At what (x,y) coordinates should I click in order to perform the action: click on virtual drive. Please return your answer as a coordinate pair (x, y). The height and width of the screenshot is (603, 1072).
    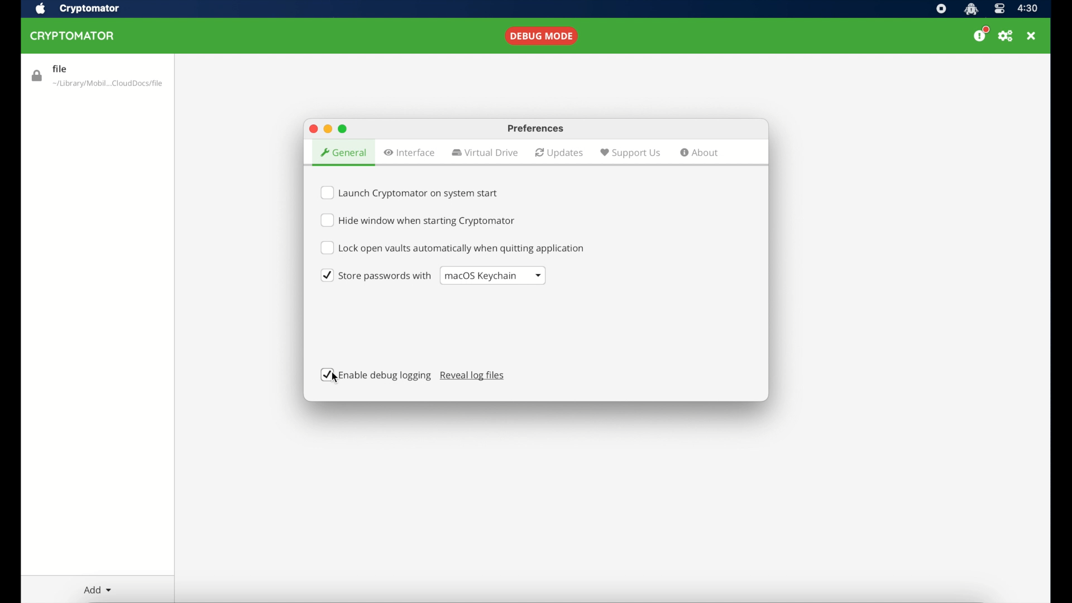
    Looking at the image, I should click on (485, 152).